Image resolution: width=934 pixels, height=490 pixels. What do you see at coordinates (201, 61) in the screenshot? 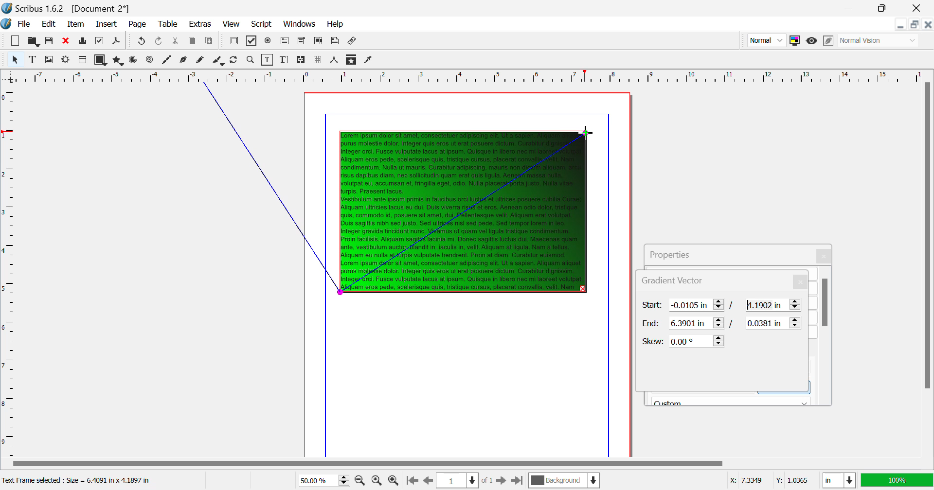
I see `Freehand` at bounding box center [201, 61].